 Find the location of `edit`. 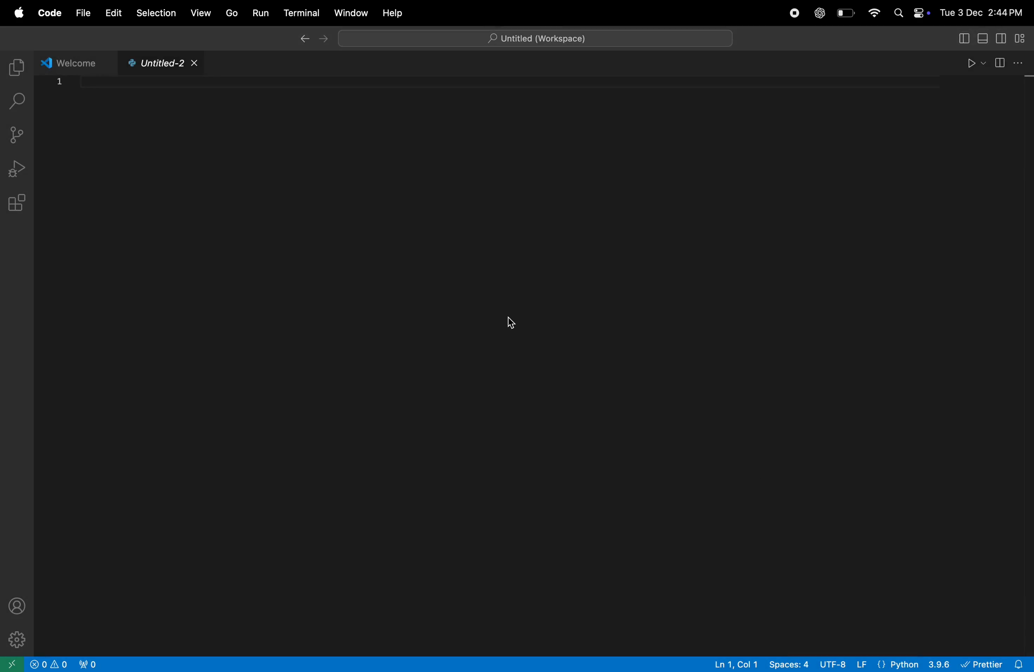

edit is located at coordinates (112, 12).